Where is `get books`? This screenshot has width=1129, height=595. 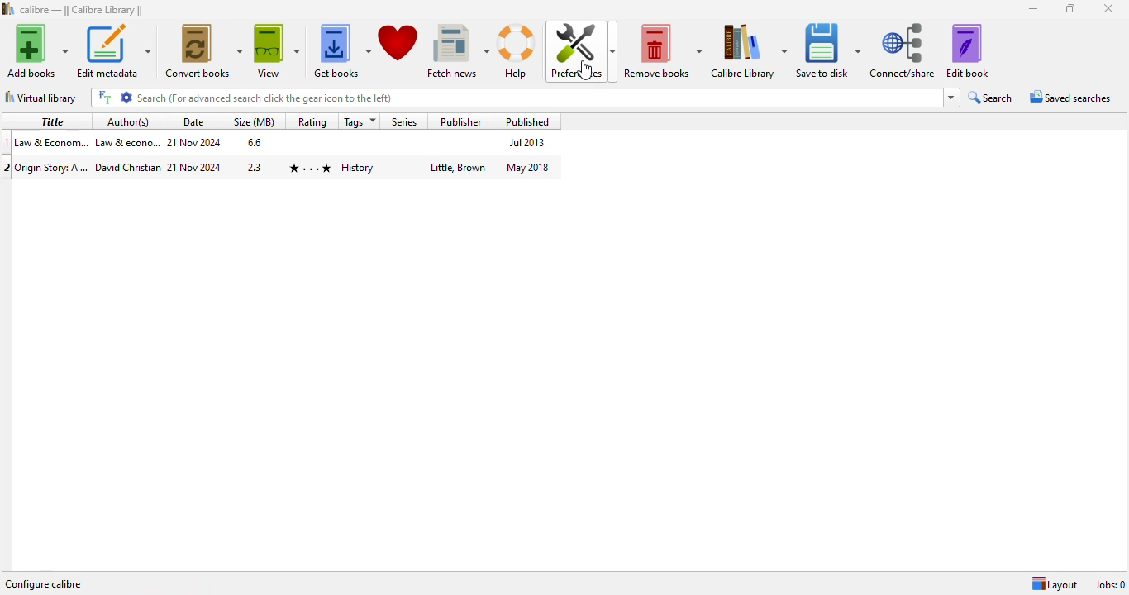
get books is located at coordinates (342, 51).